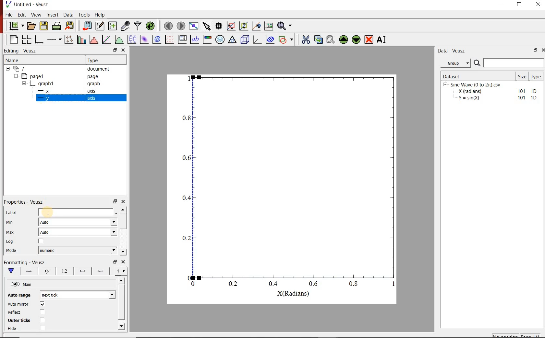  Describe the element at coordinates (122, 303) in the screenshot. I see `Horizontal scrollbar` at that location.